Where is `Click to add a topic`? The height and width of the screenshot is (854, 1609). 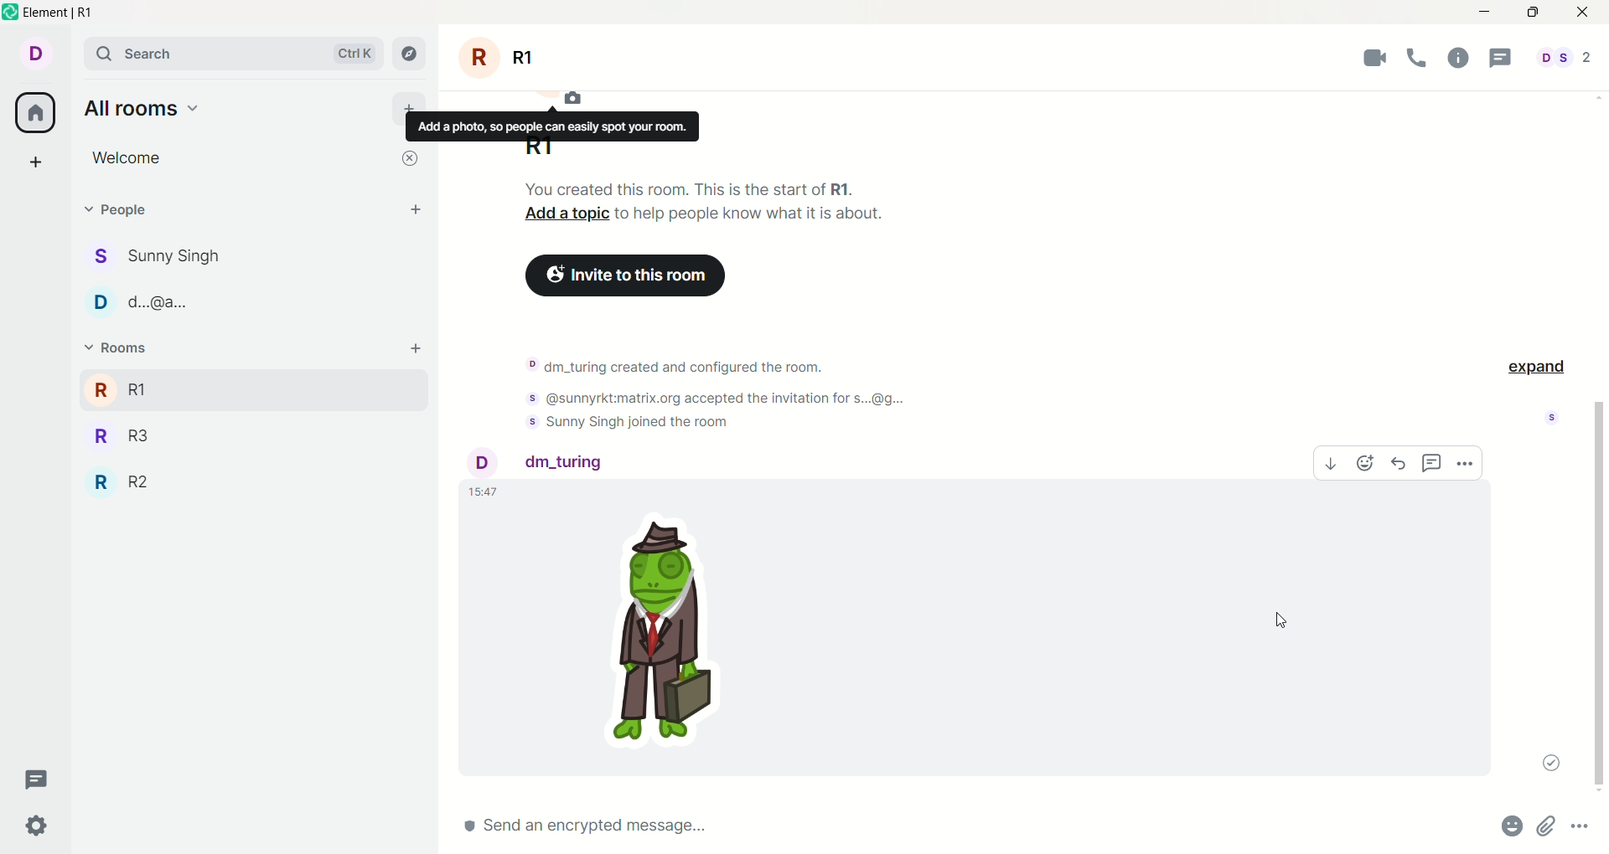 Click to add a topic is located at coordinates (567, 213).